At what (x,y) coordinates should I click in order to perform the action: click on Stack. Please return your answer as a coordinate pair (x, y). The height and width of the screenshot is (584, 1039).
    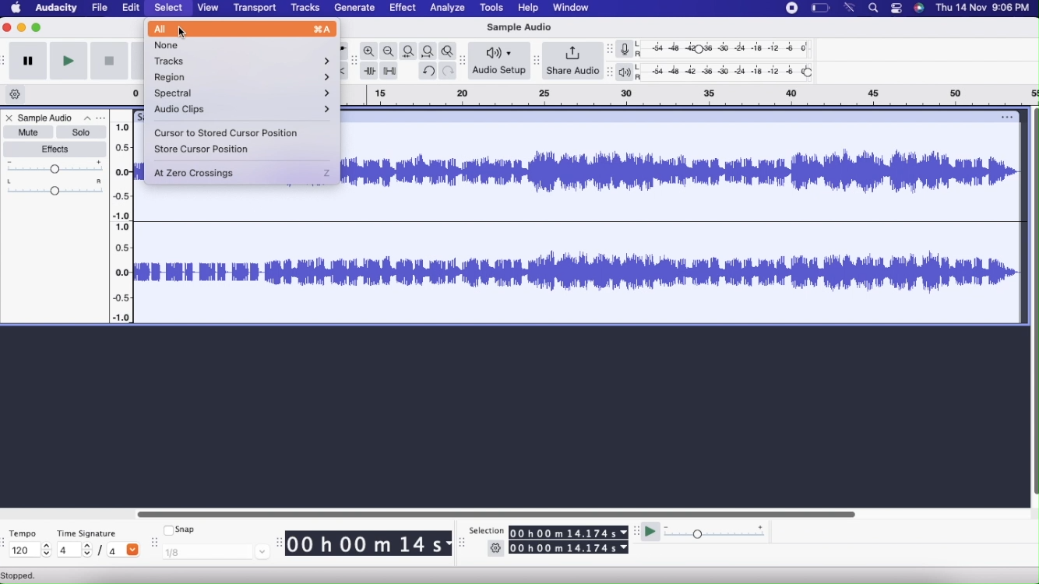
    Looking at the image, I should click on (899, 9).